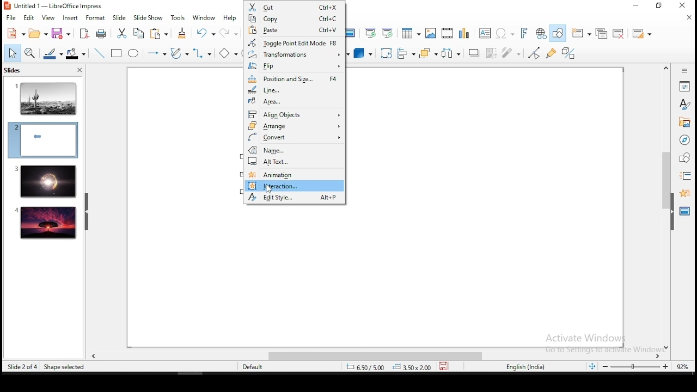 Image resolution: width=697 pixels, height=392 pixels. I want to click on 3D objects, so click(362, 54).